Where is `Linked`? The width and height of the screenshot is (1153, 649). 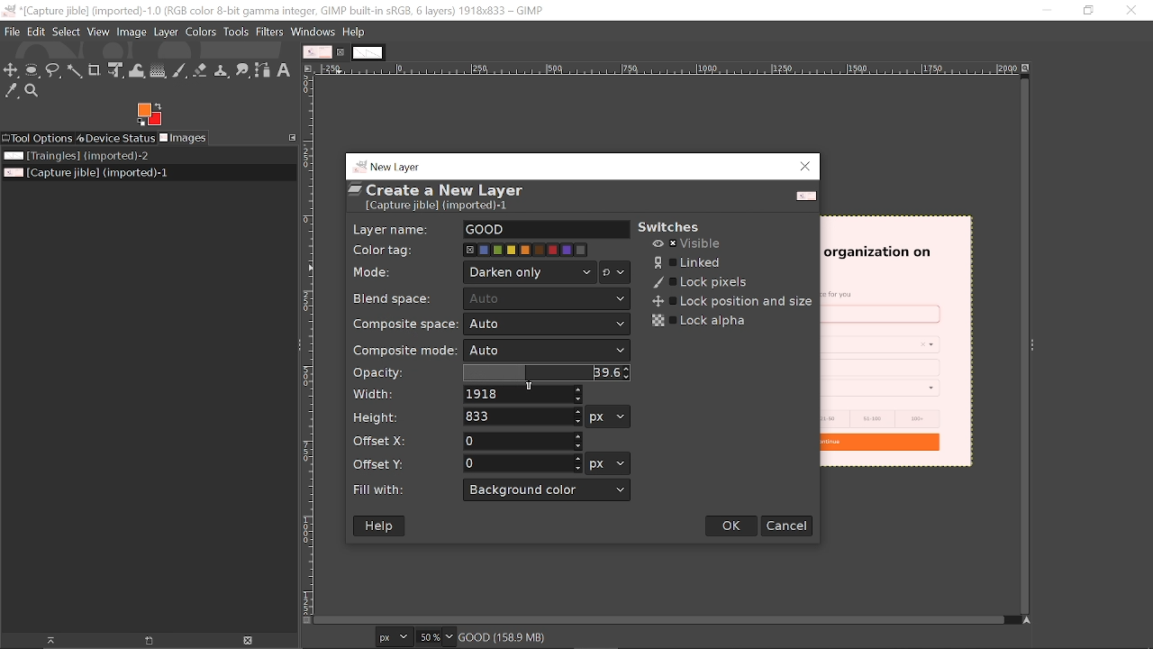 Linked is located at coordinates (689, 262).